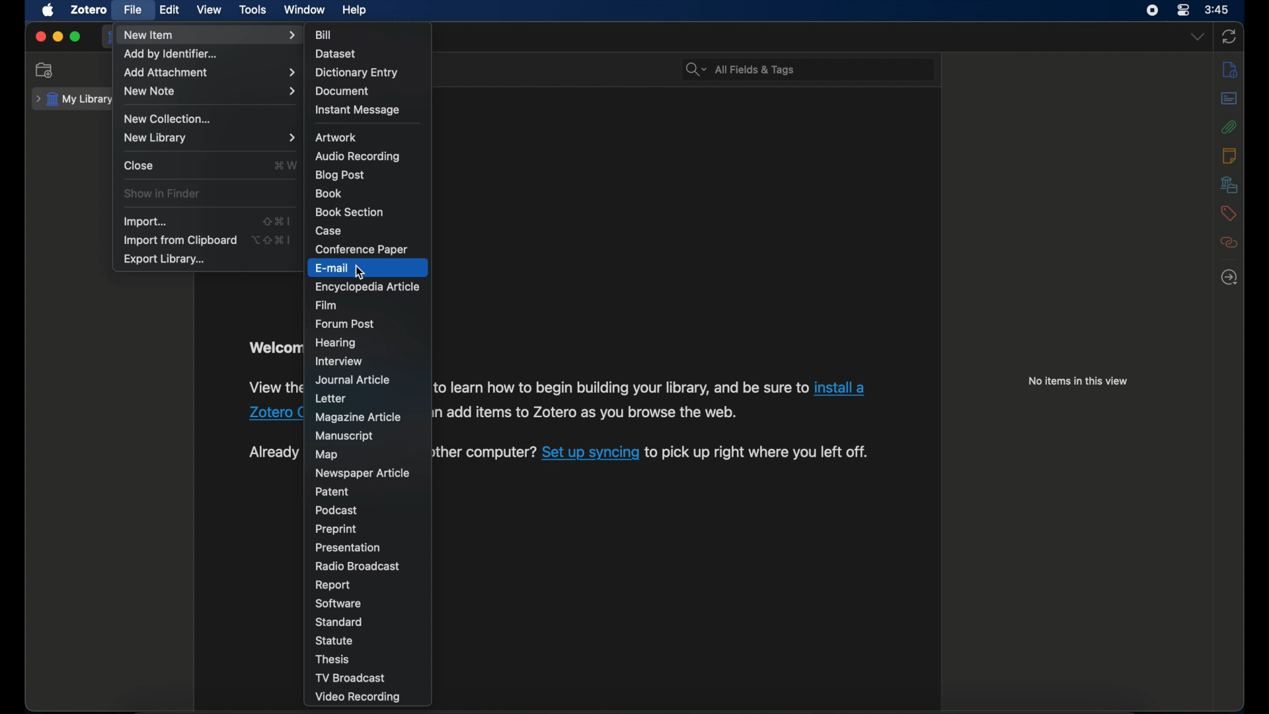  What do you see at coordinates (209, 91) in the screenshot?
I see `new note` at bounding box center [209, 91].